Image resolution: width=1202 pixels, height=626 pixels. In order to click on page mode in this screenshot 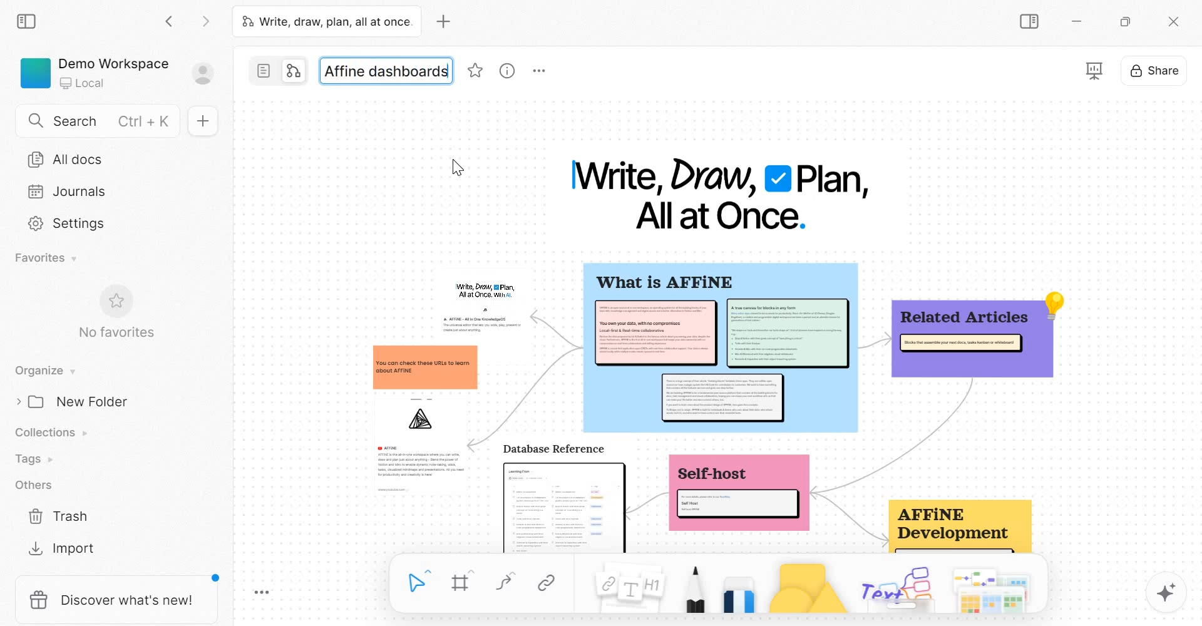, I will do `click(264, 70)`.